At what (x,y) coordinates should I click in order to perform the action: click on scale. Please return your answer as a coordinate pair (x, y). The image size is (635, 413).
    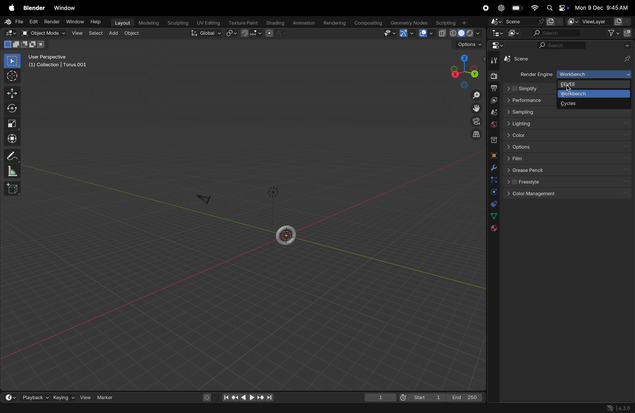
    Looking at the image, I should click on (12, 123).